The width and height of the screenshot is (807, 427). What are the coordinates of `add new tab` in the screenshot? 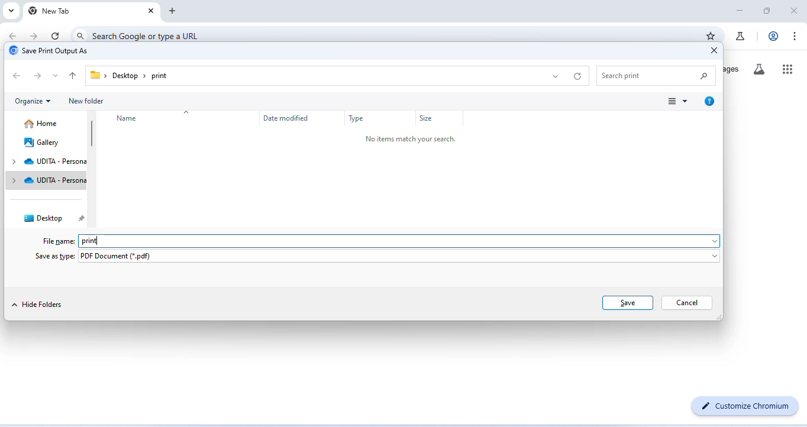 It's located at (173, 12).